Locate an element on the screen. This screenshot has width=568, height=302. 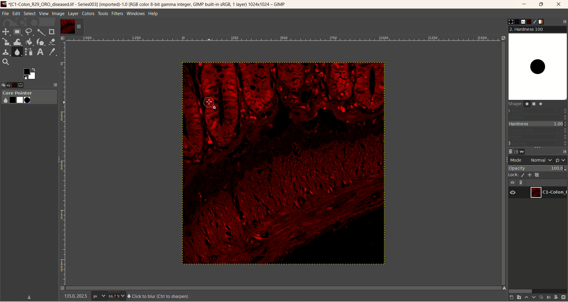
brushes is located at coordinates (506, 22).